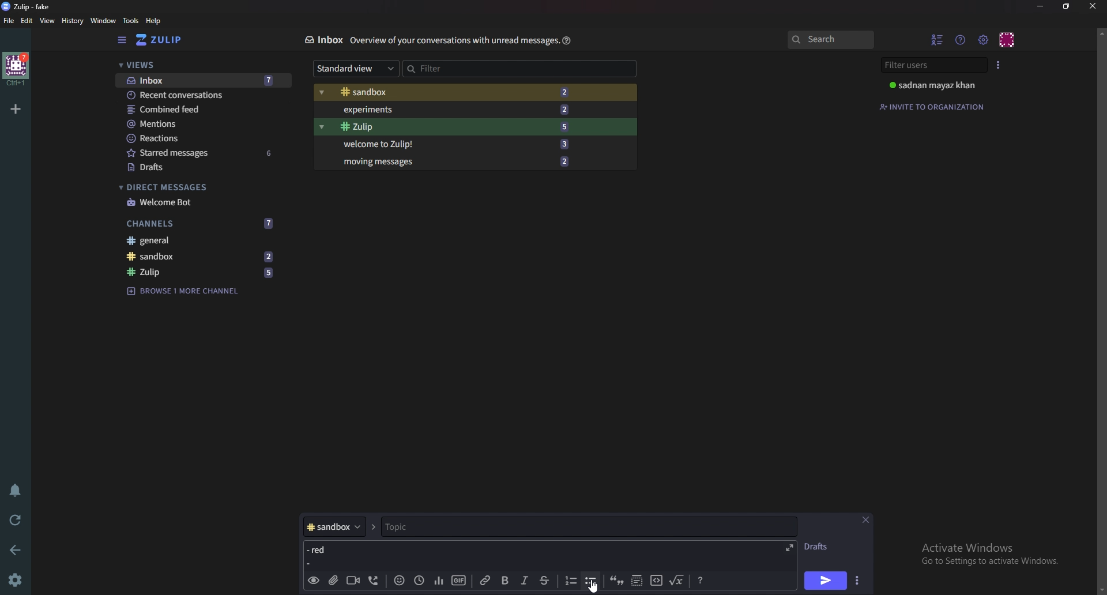 The width and height of the screenshot is (1107, 595). Describe the element at coordinates (183, 290) in the screenshot. I see `Browse channel` at that location.